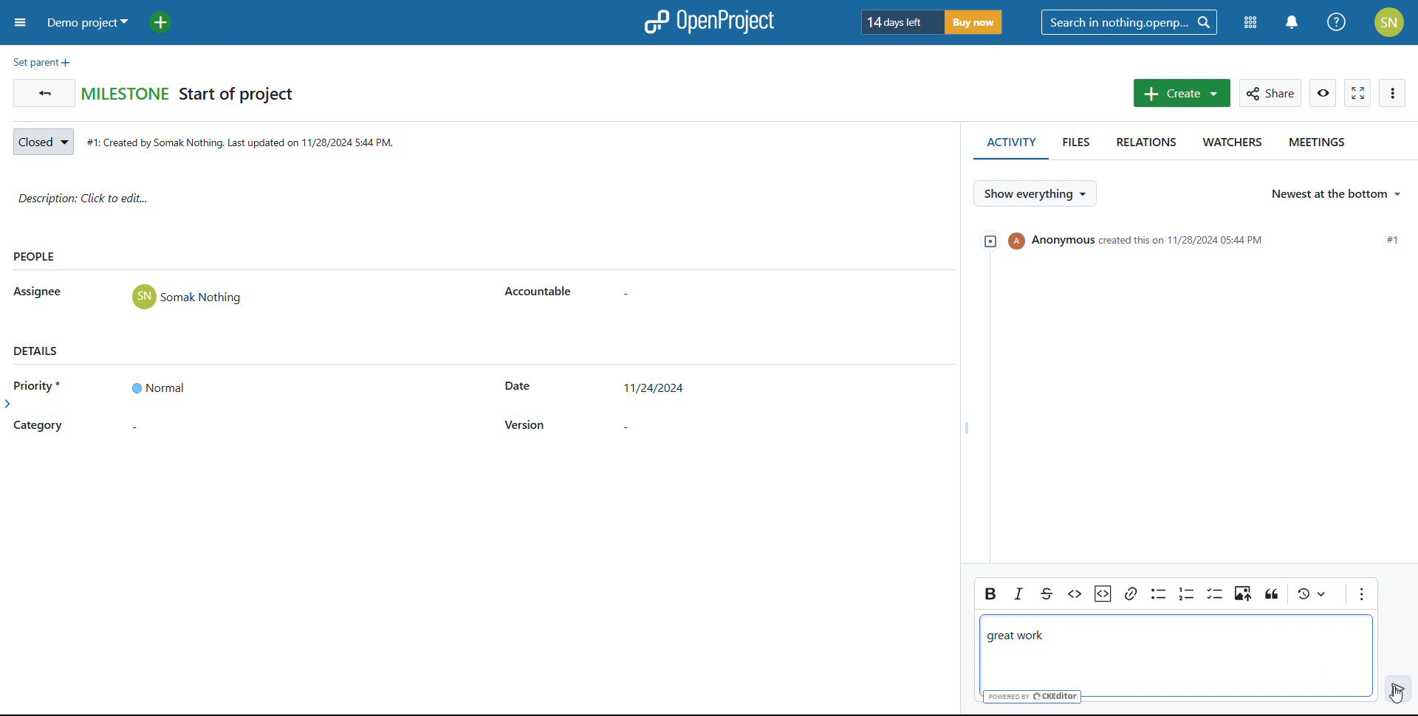 The image size is (1418, 716). Describe the element at coordinates (987, 241) in the screenshot. I see `expand/collapse` at that location.